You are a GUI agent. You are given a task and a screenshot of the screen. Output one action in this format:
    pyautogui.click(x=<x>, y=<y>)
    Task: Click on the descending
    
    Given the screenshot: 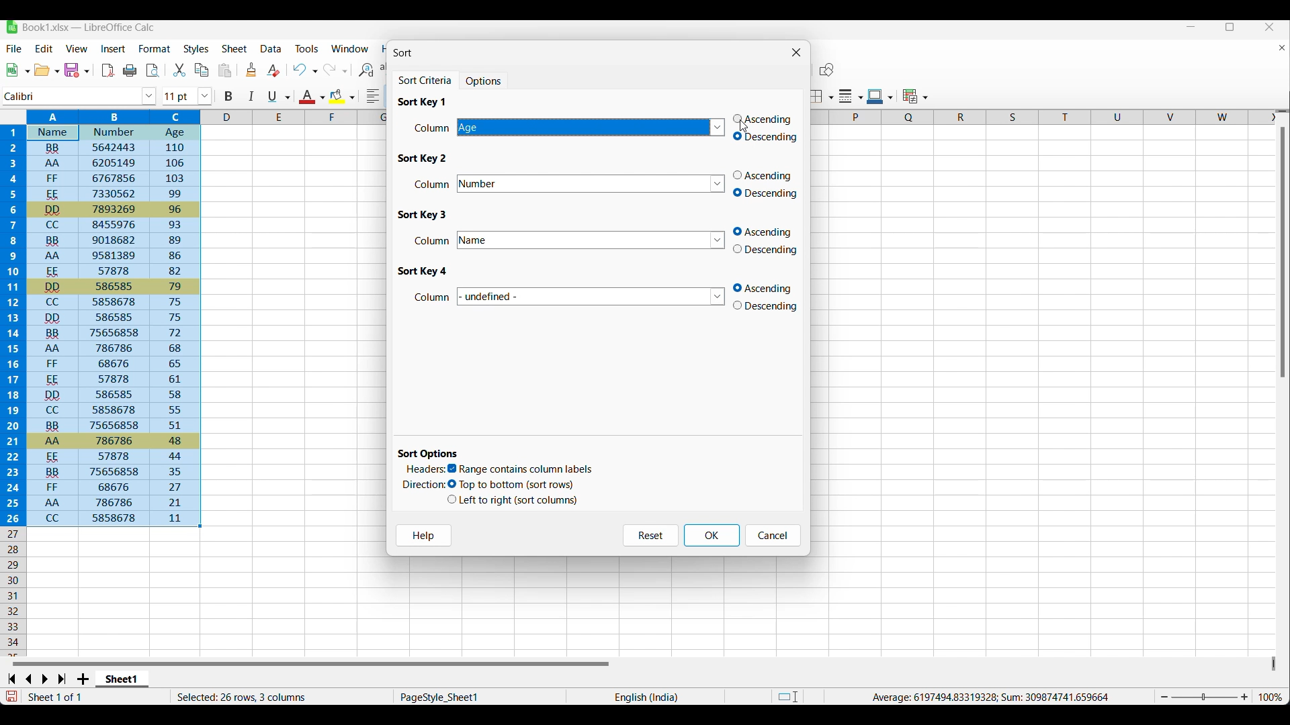 What is the action you would take?
    pyautogui.click(x=766, y=250)
    